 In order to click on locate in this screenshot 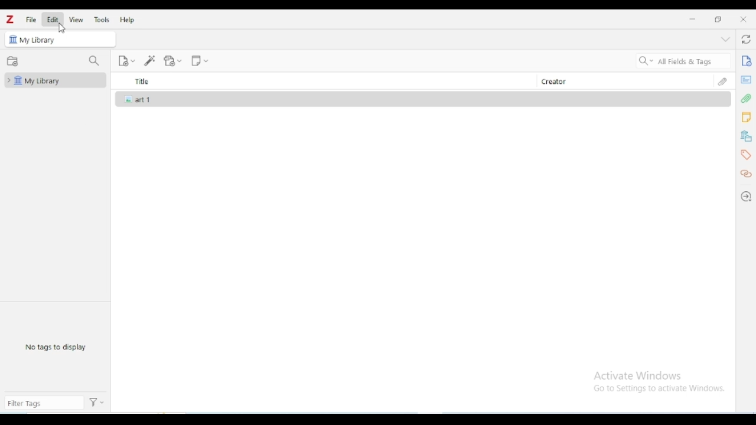, I will do `click(747, 197)`.